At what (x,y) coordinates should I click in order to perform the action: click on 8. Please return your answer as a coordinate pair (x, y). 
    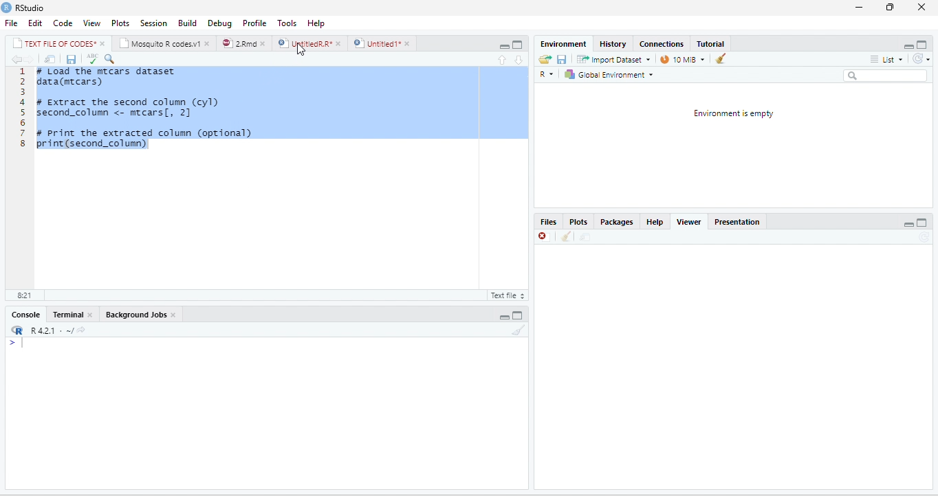
    Looking at the image, I should click on (22, 144).